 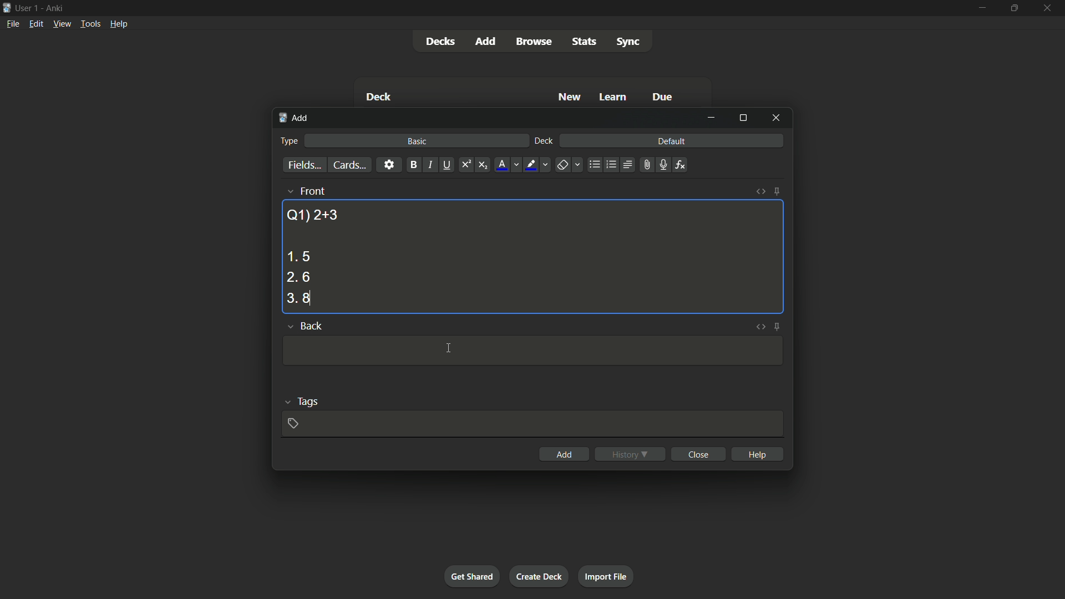 I want to click on due, so click(x=663, y=98).